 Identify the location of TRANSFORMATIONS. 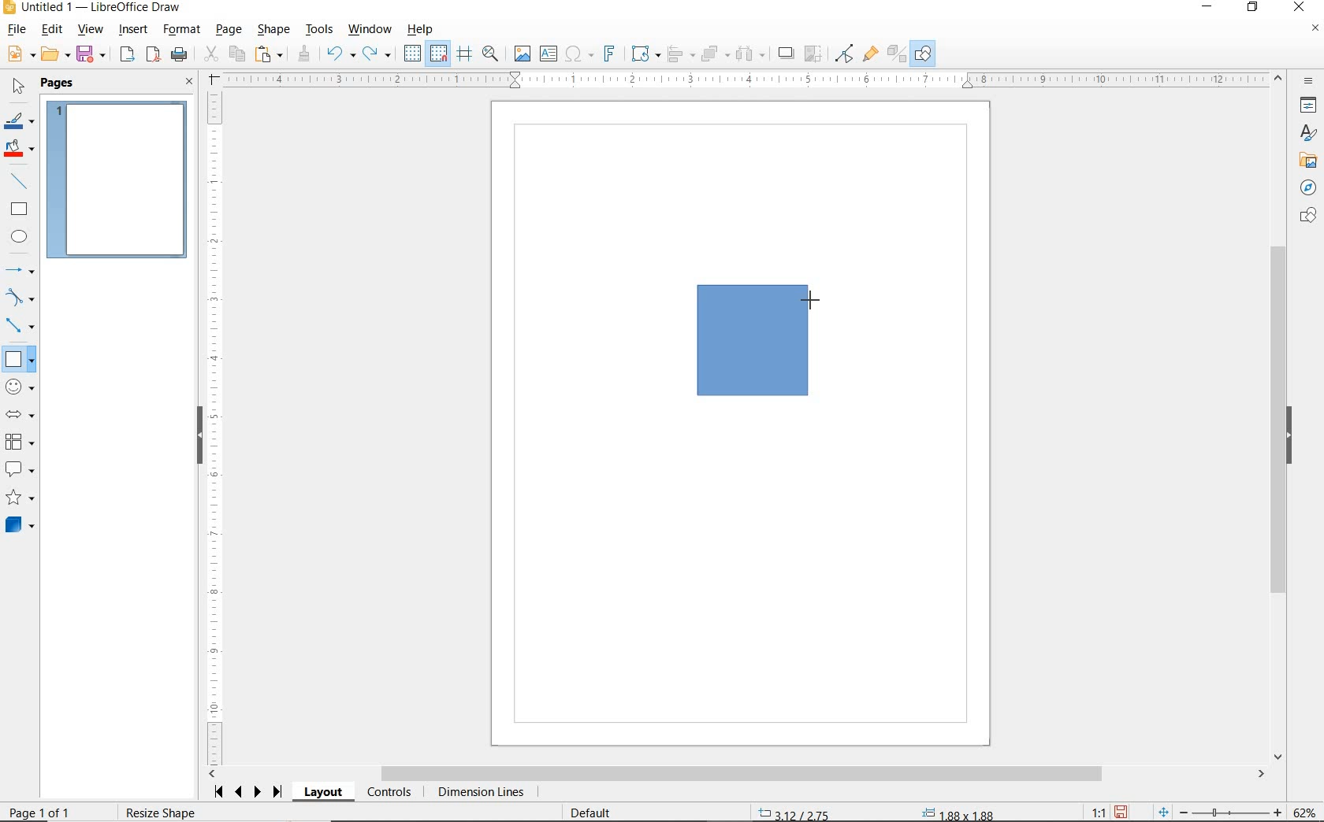
(644, 54).